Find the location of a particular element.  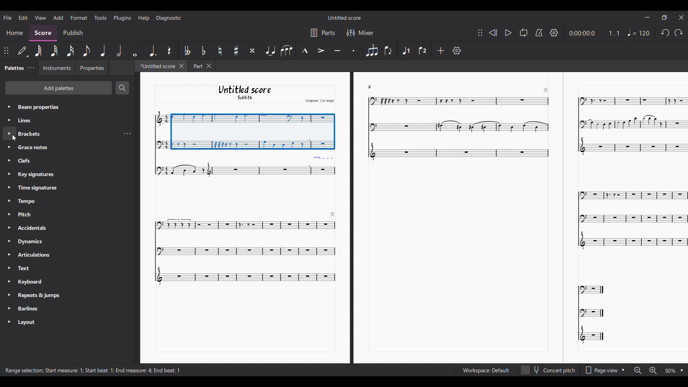

16th note is located at coordinates (70, 51).